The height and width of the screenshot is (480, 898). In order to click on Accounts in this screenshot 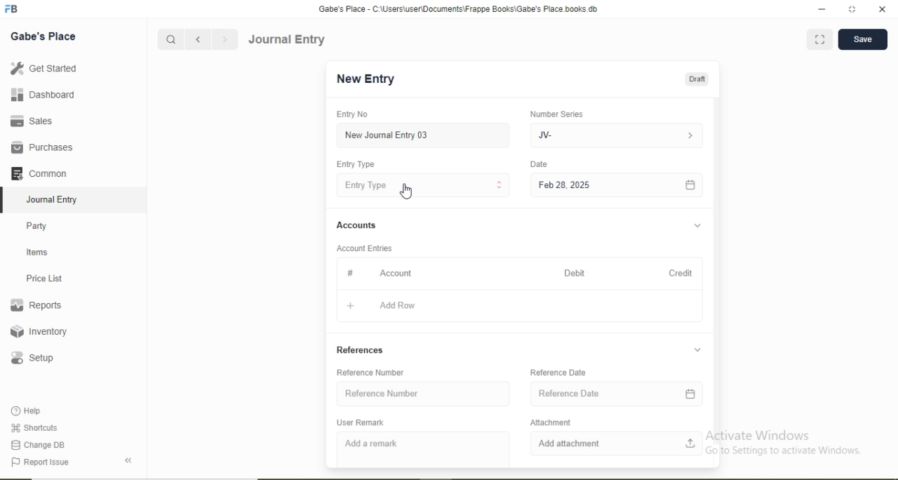, I will do `click(356, 225)`.